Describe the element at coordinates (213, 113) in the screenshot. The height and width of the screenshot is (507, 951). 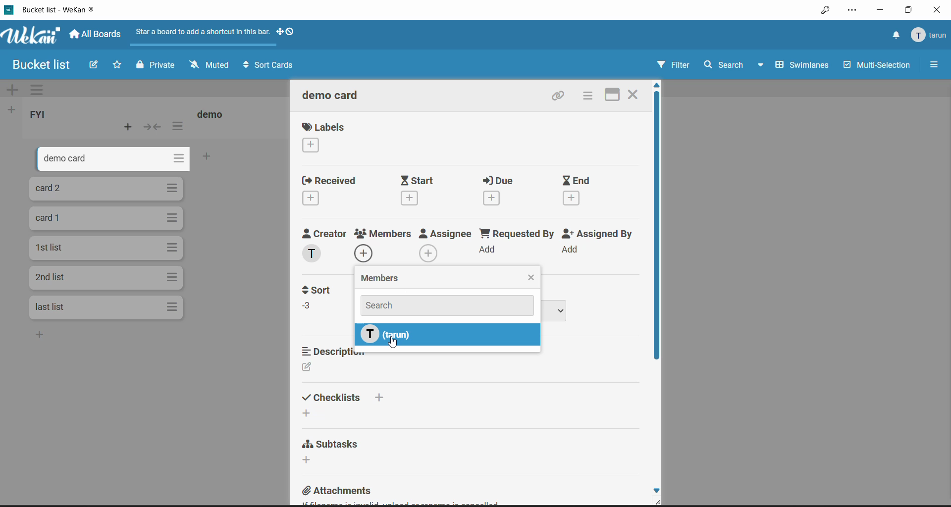
I see `list title` at that location.